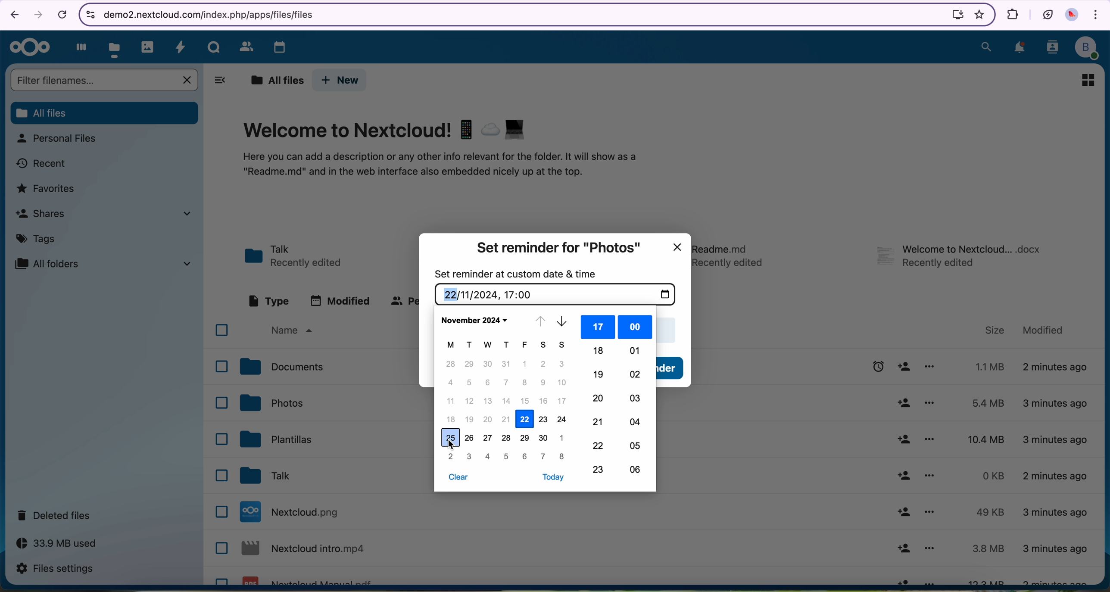  What do you see at coordinates (564, 323) in the screenshot?
I see `down` at bounding box center [564, 323].